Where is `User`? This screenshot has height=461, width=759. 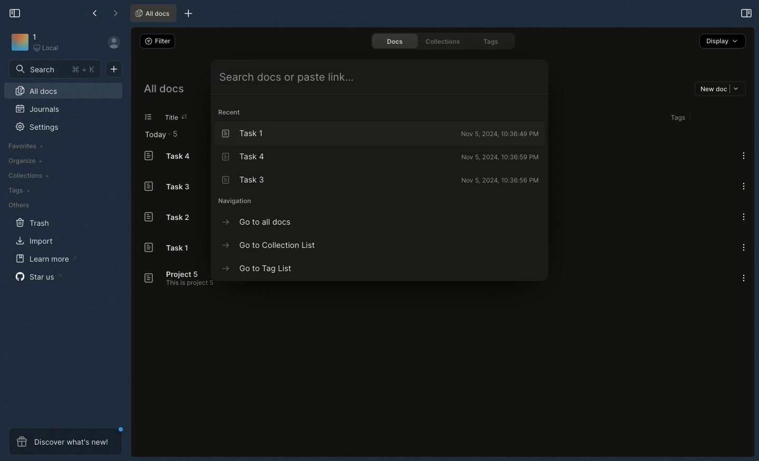 User is located at coordinates (113, 44).